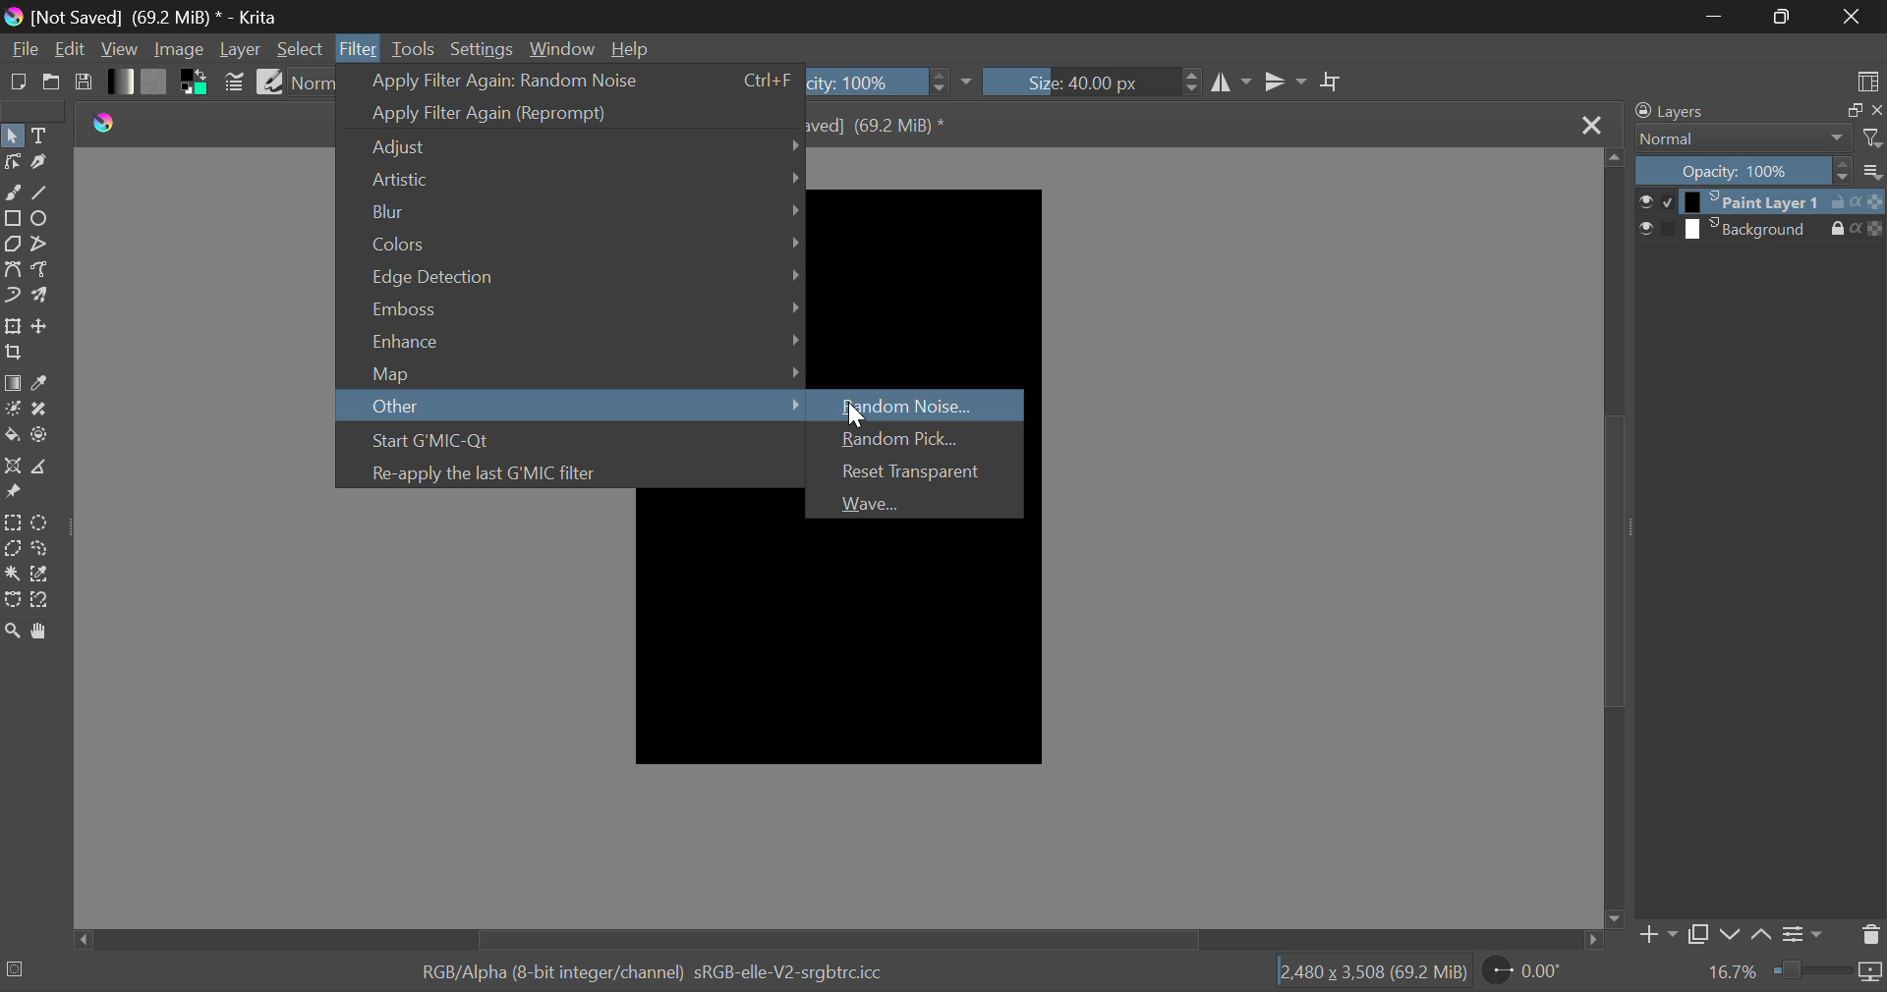 This screenshot has width=1887, height=992. I want to click on Apply Filter Again, so click(566, 81).